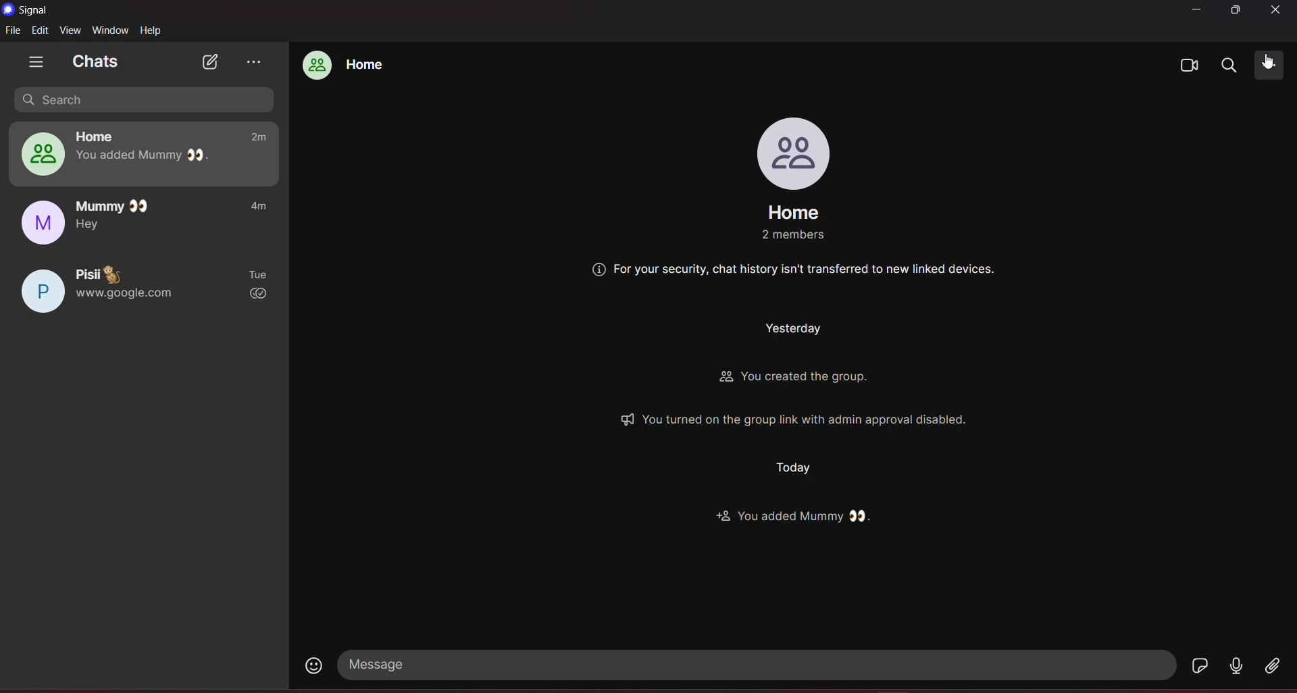 This screenshot has width=1297, height=693. Describe the element at coordinates (70, 29) in the screenshot. I see `view` at that location.